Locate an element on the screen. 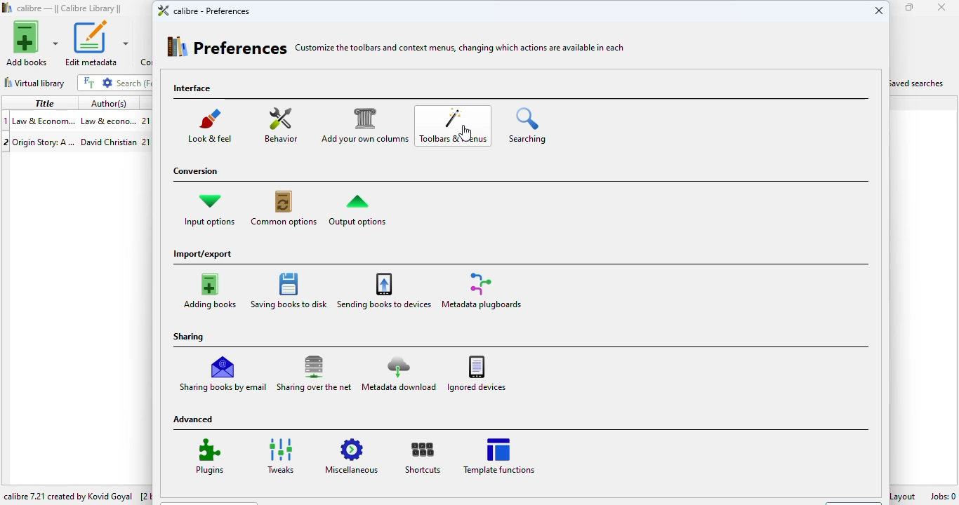  conversion is located at coordinates (194, 173).